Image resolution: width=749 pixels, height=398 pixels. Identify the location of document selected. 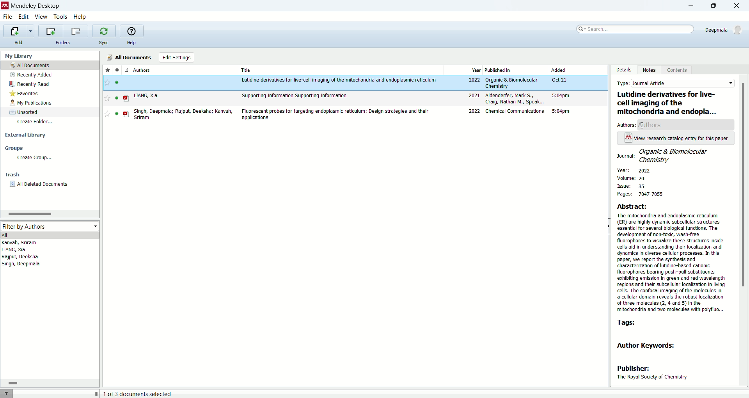
(139, 394).